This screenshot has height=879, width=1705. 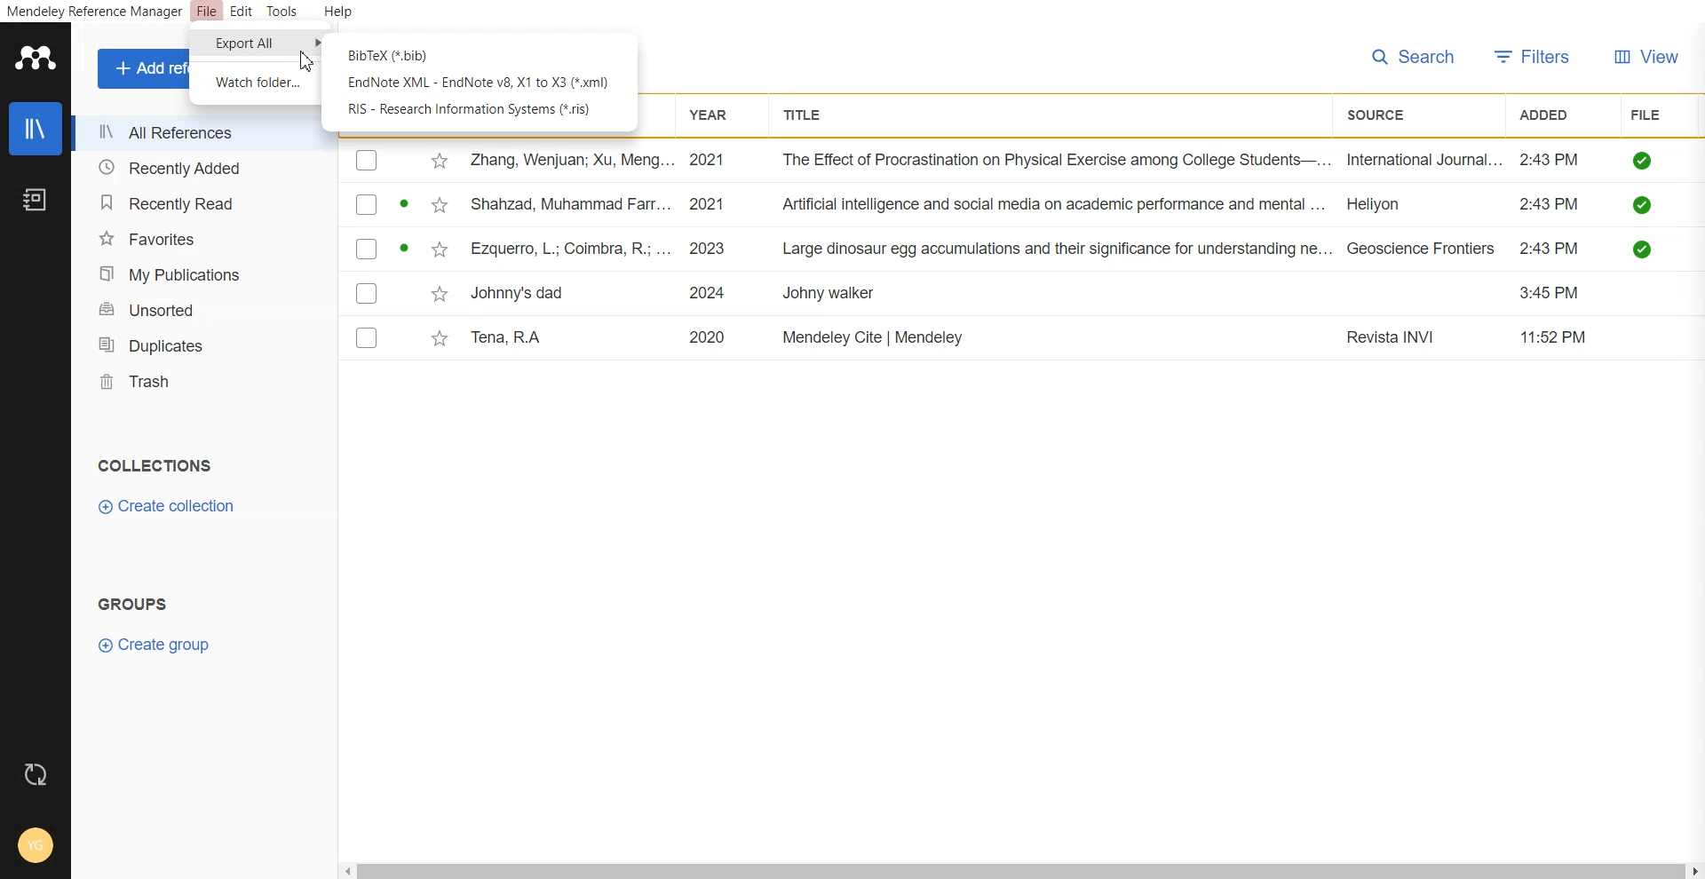 What do you see at coordinates (1645, 249) in the screenshot?
I see `saved` at bounding box center [1645, 249].